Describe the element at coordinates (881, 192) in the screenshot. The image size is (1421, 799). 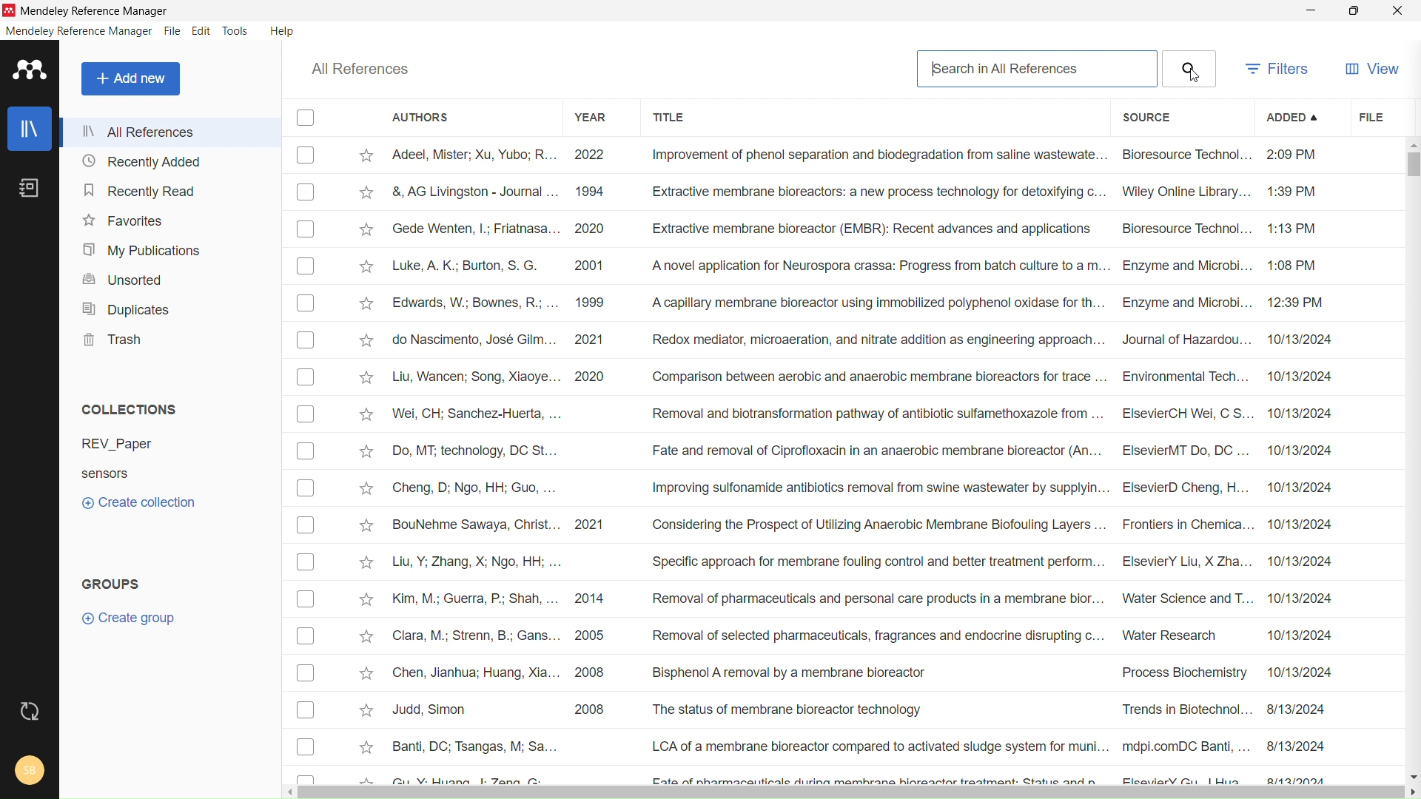
I see `&, AG Livingston - Journal ... 1994 Extractive membrane bioreactors: a new process technology for detoxifying c... Wiley Online Library... 1:39 PM` at that location.